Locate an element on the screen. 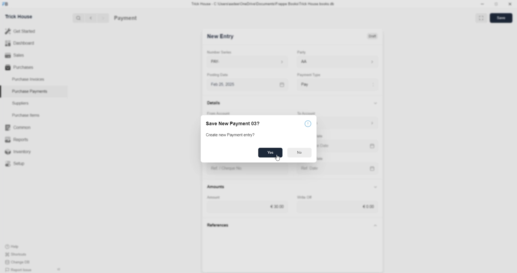 The height and width of the screenshot is (273, 517). Inventory is located at coordinates (21, 153).